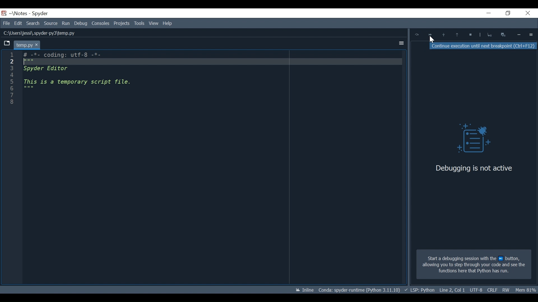  I want to click on Options, so click(531, 34).